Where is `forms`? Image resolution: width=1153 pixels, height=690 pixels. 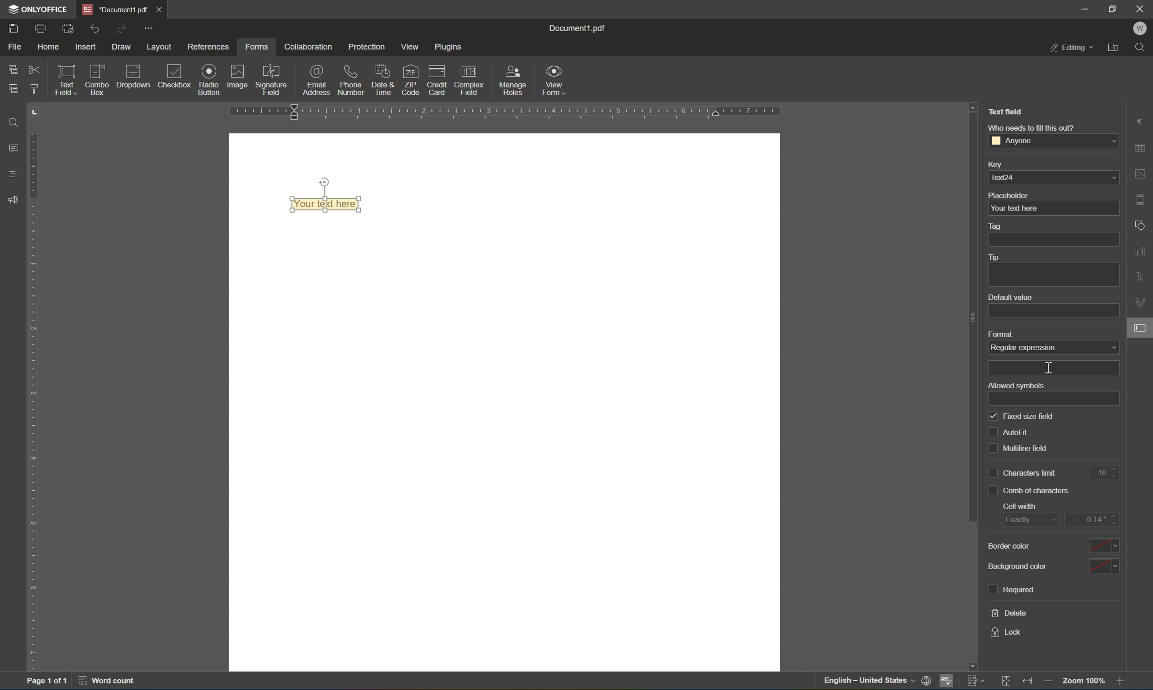
forms is located at coordinates (256, 47).